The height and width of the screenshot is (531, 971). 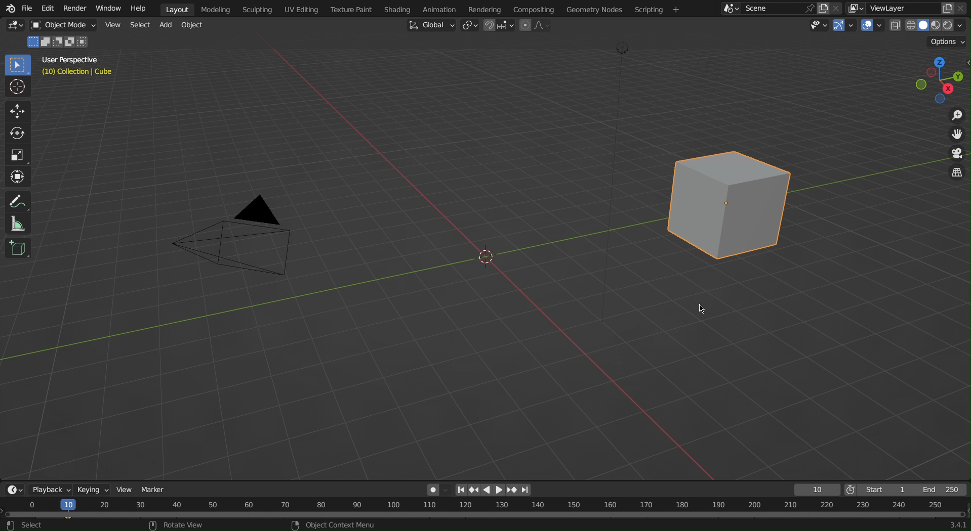 What do you see at coordinates (179, 8) in the screenshot?
I see `Layout` at bounding box center [179, 8].